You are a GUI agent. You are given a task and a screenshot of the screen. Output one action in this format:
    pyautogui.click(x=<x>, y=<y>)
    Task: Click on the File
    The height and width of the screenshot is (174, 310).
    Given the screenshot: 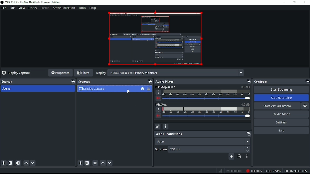 What is the action you would take?
    pyautogui.click(x=4, y=8)
    